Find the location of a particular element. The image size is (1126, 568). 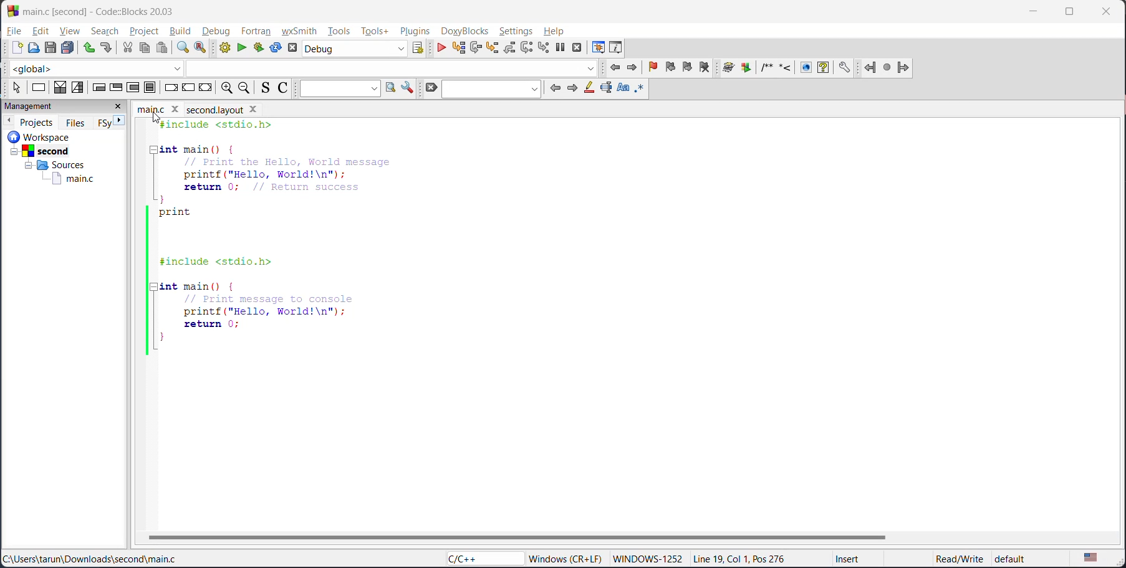

build is located at coordinates (184, 31).